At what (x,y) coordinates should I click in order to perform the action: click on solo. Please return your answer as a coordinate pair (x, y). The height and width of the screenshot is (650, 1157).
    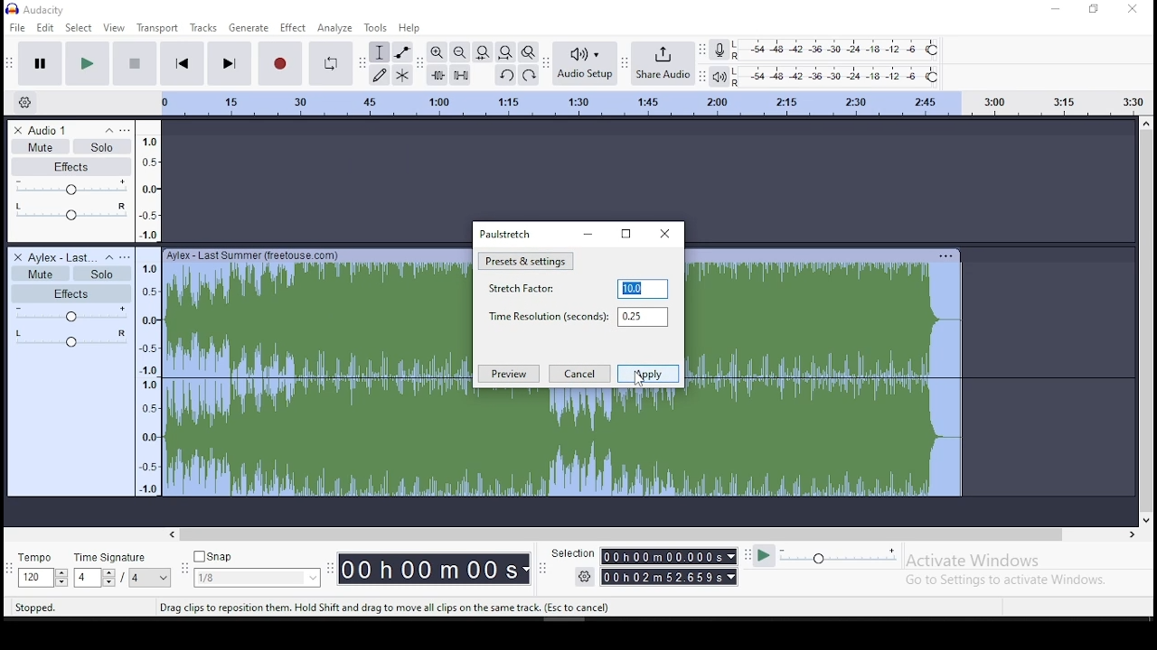
    Looking at the image, I should click on (100, 274).